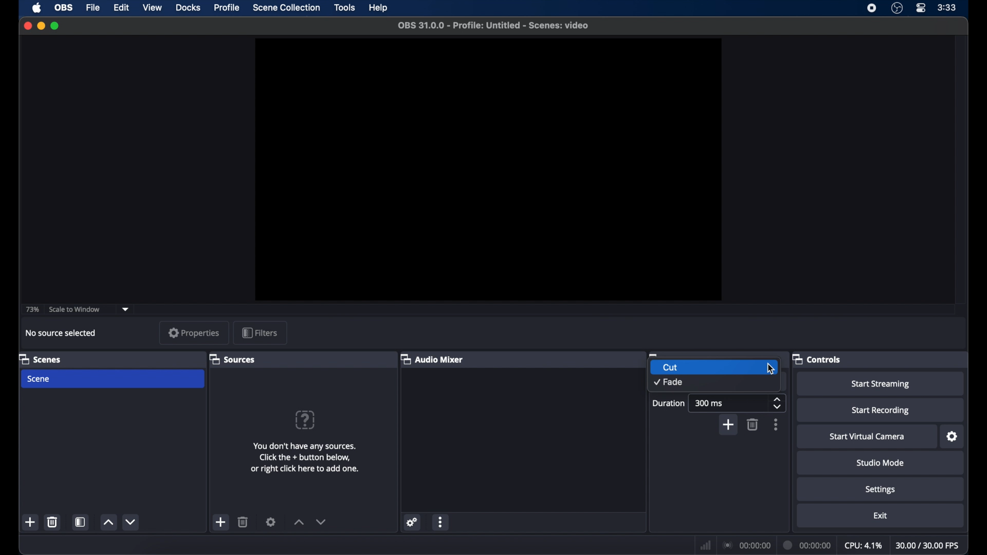  I want to click on settings, so click(413, 522).